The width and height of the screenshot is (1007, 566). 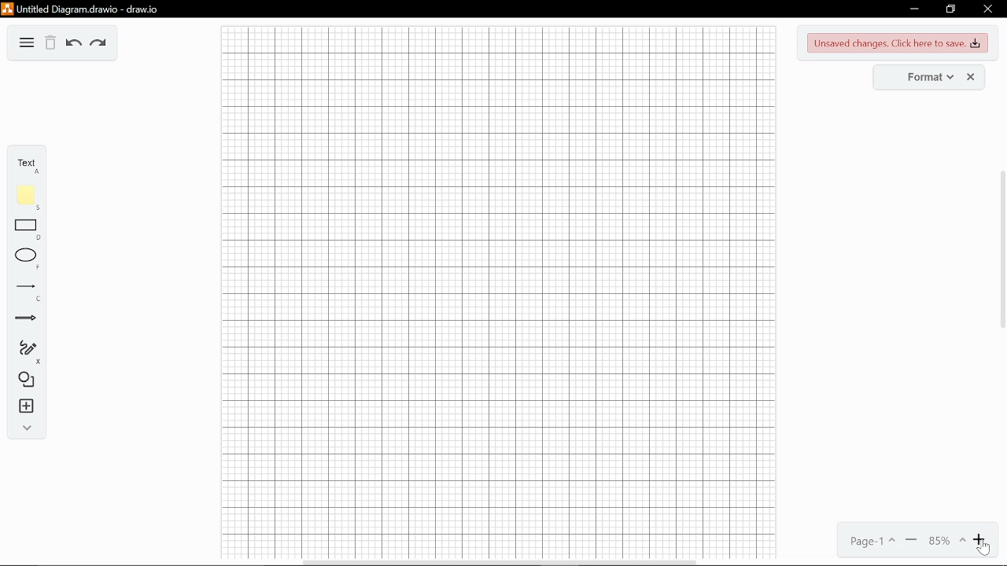 I want to click on ellipse, so click(x=21, y=259).